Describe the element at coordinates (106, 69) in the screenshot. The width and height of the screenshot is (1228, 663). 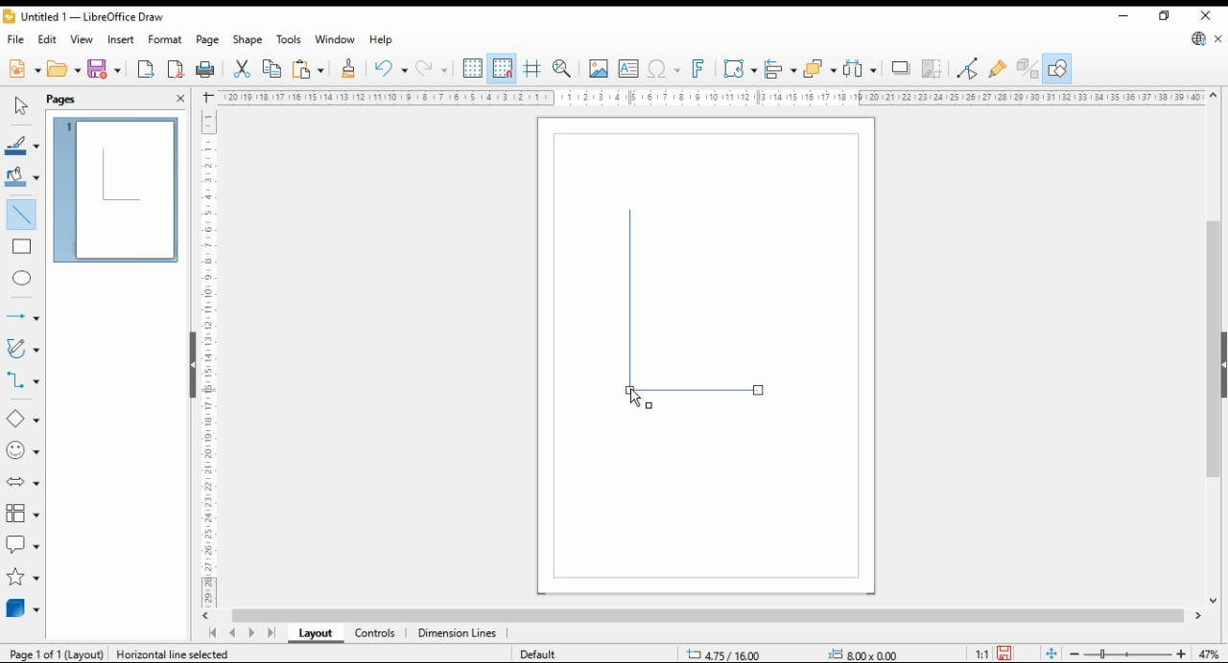
I see `save` at that location.